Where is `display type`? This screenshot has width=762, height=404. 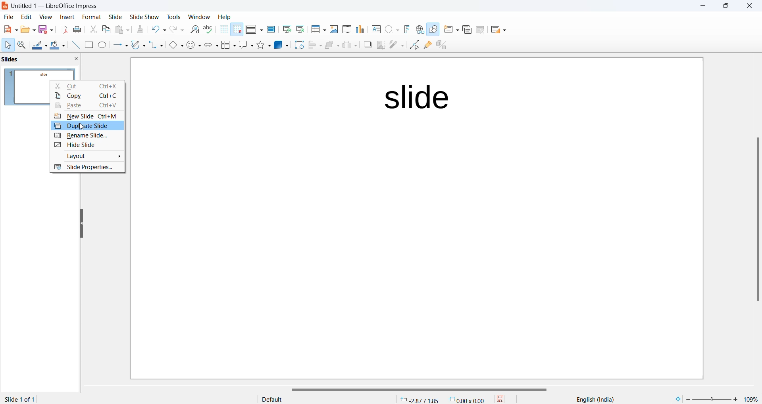
display type is located at coordinates (316, 399).